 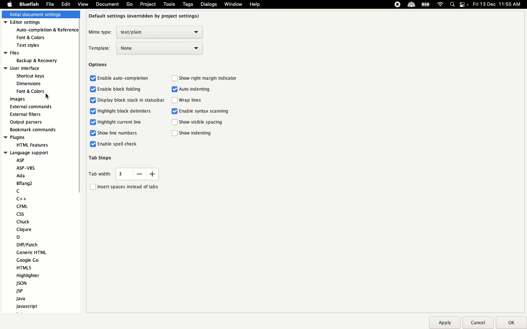 I want to click on Show right margin indicator, so click(x=206, y=78).